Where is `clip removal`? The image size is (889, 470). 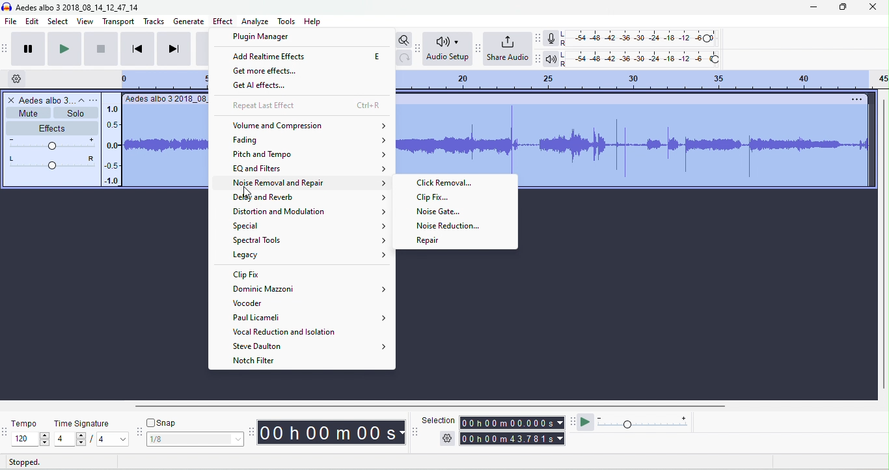
clip removal is located at coordinates (456, 184).